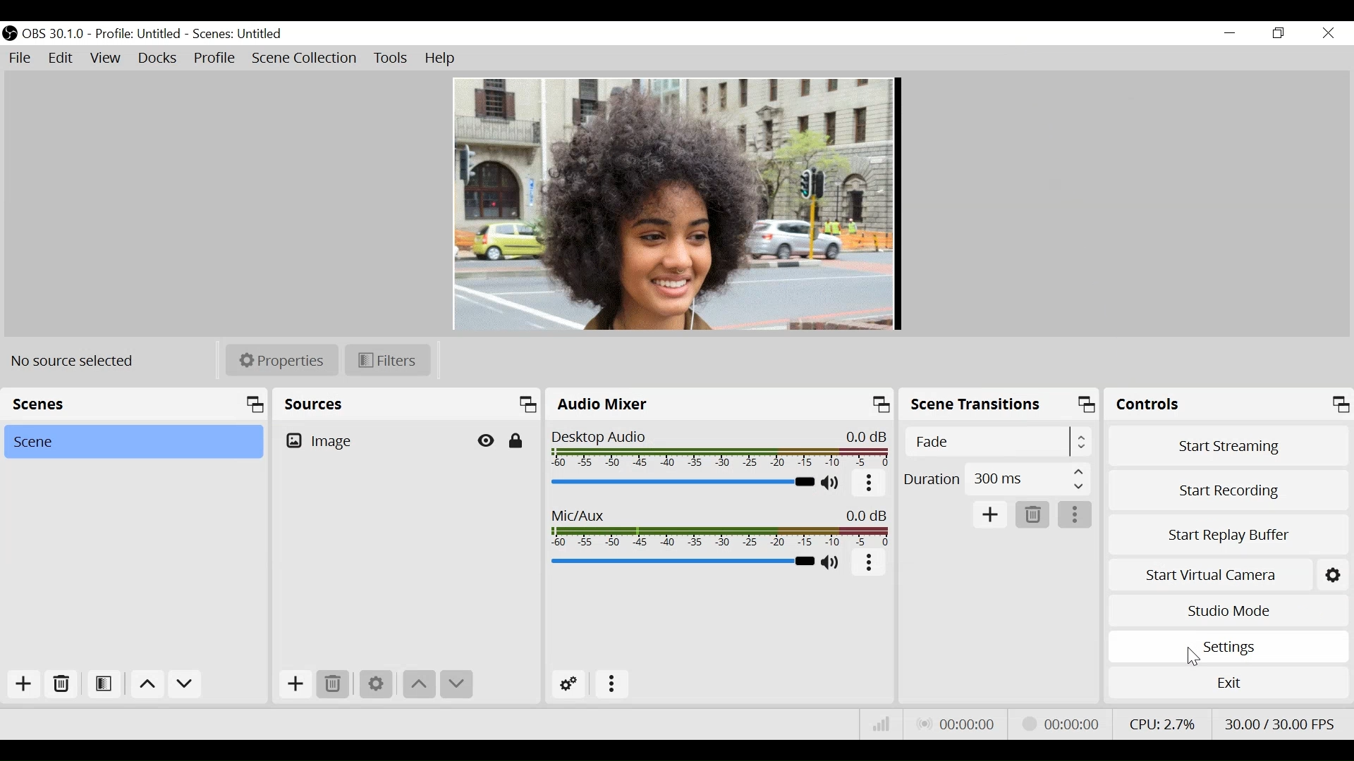 The width and height of the screenshot is (1354, 761). I want to click on CPU: 2.7%, so click(1160, 723).